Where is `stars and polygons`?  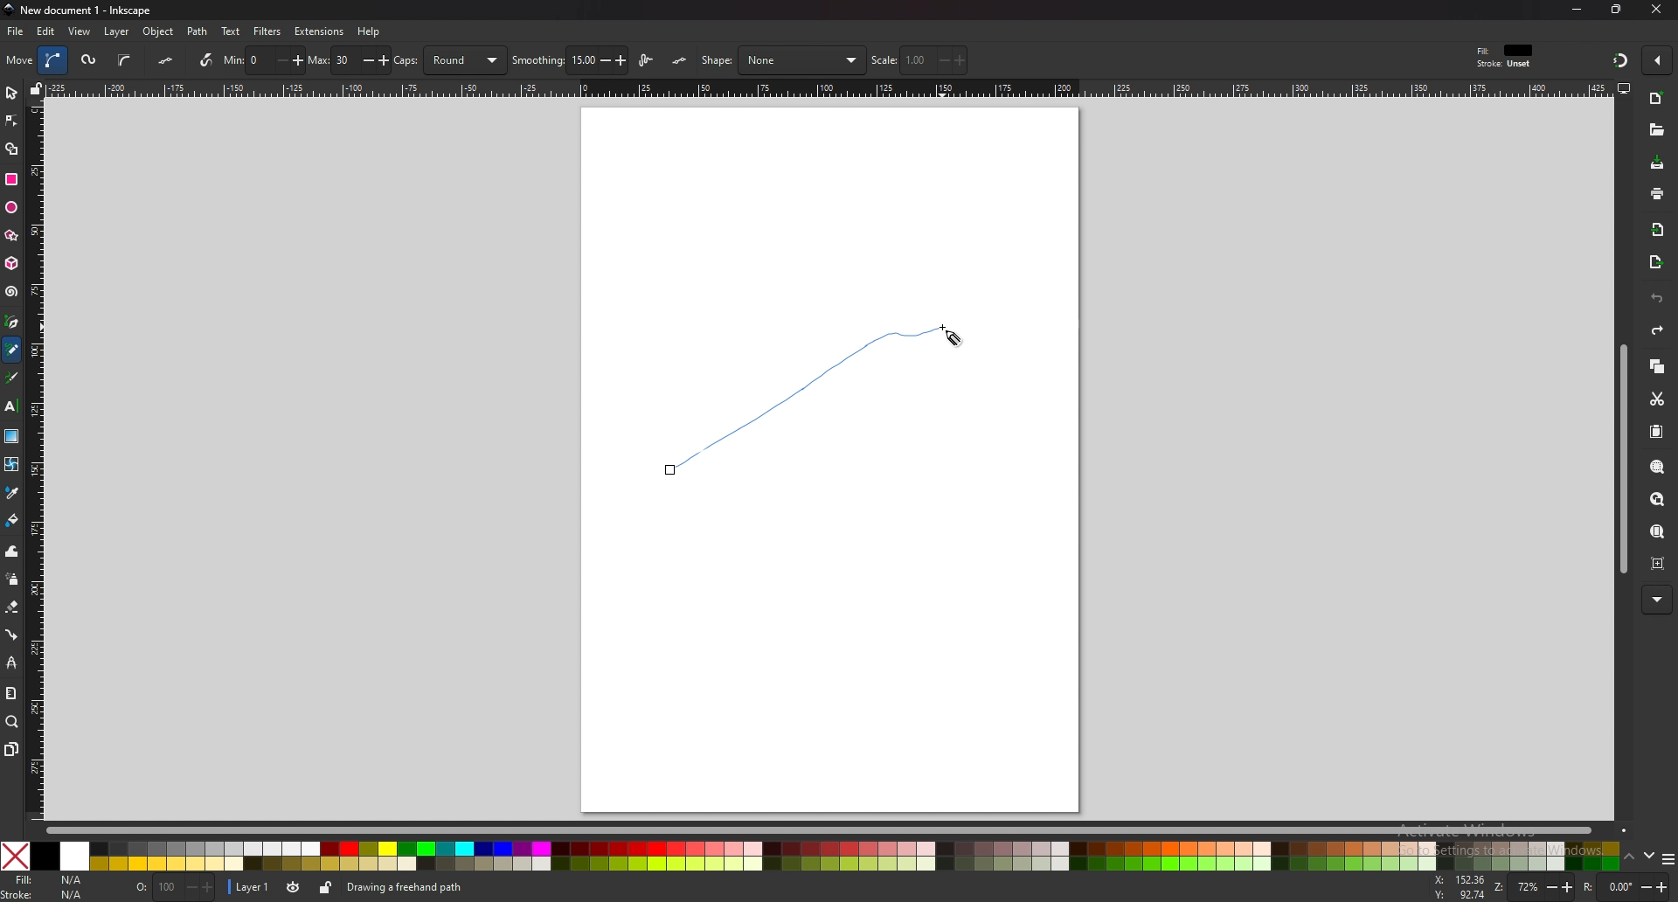
stars and polygons is located at coordinates (11, 235).